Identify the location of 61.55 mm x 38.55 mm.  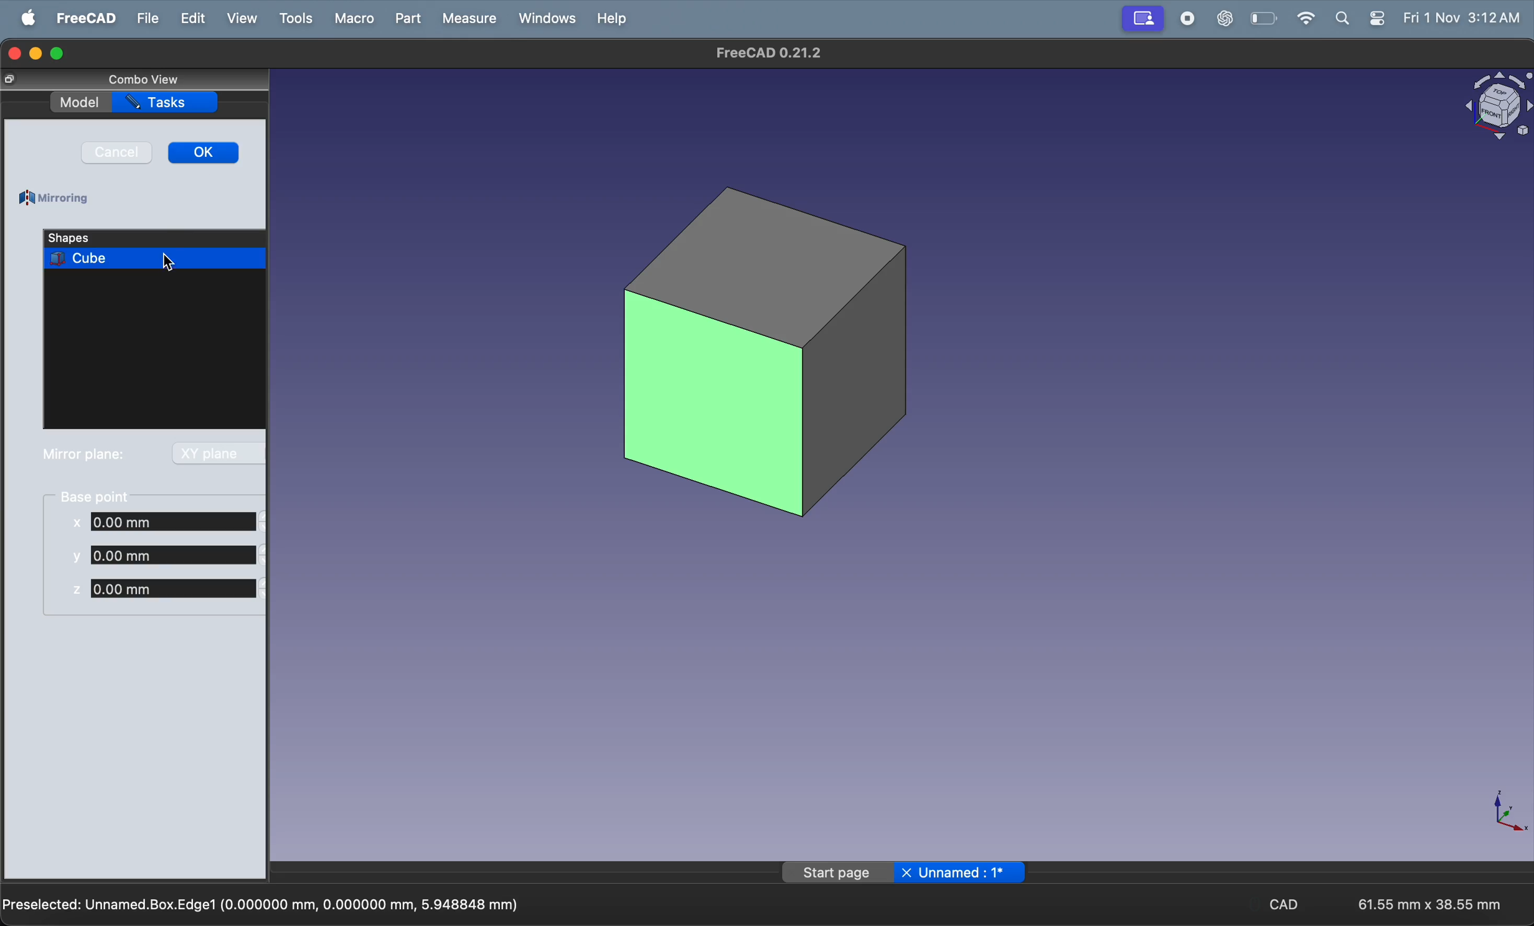
(1430, 904).